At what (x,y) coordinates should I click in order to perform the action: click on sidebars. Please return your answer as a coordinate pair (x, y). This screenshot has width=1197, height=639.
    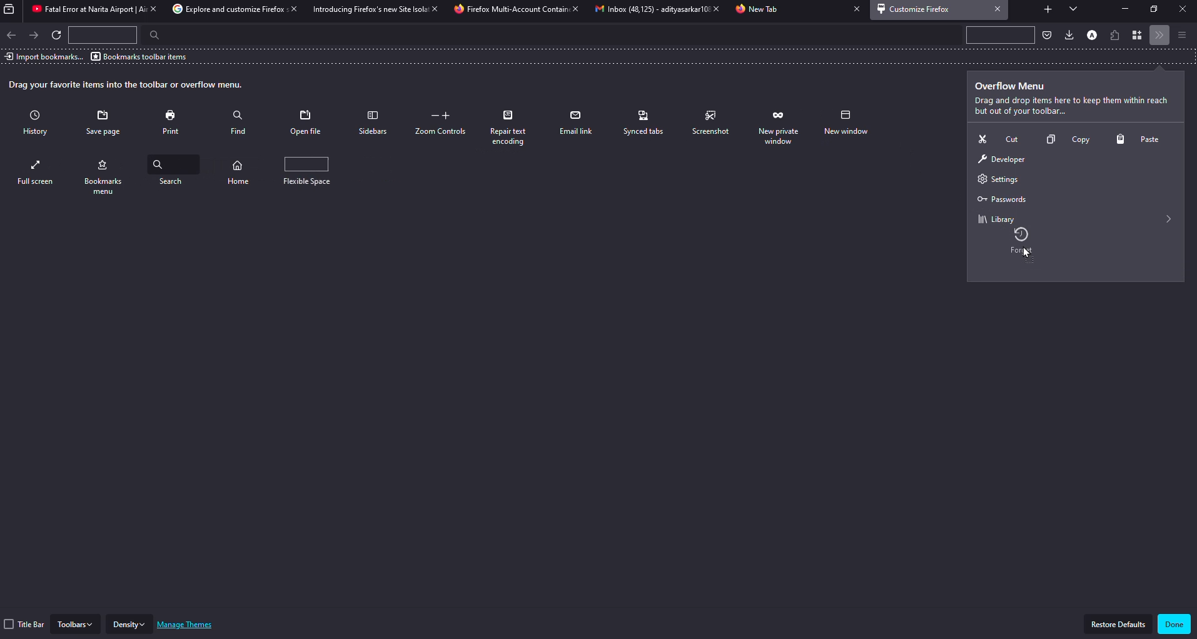
    Looking at the image, I should click on (372, 123).